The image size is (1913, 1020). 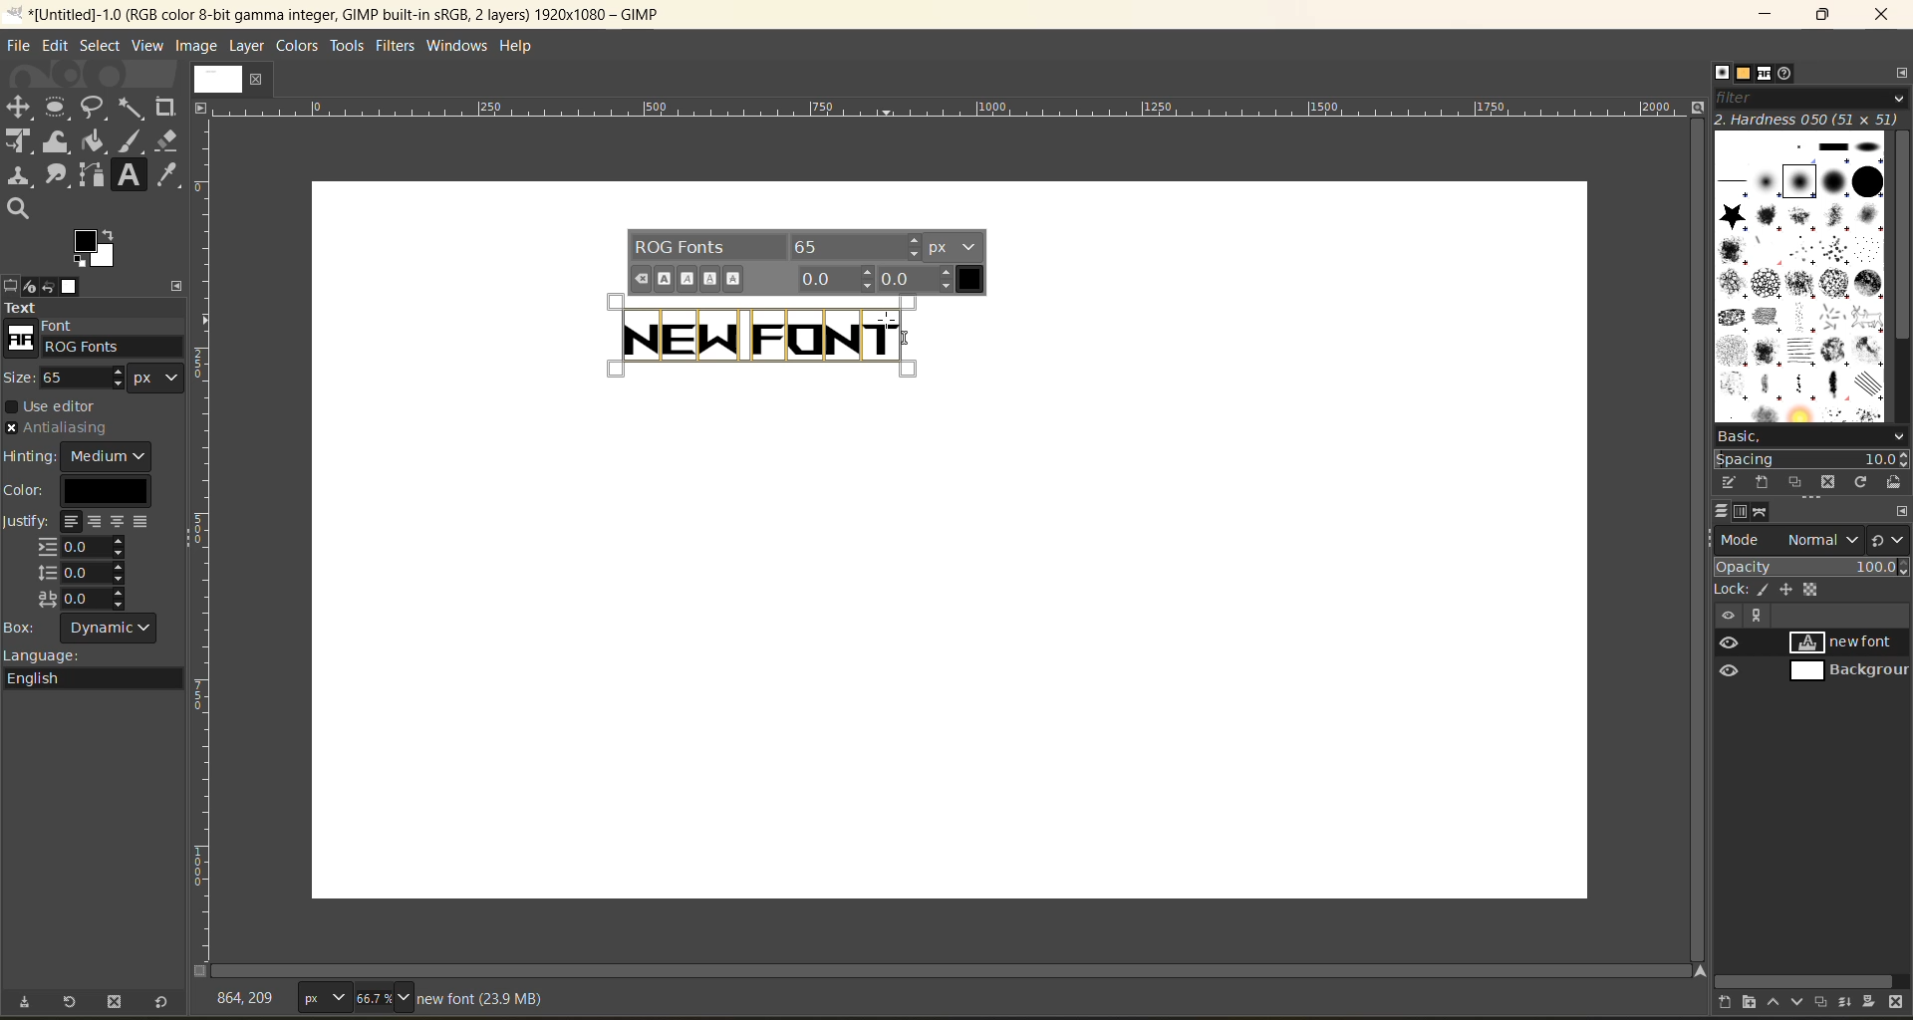 I want to click on scale, so click(x=947, y=109).